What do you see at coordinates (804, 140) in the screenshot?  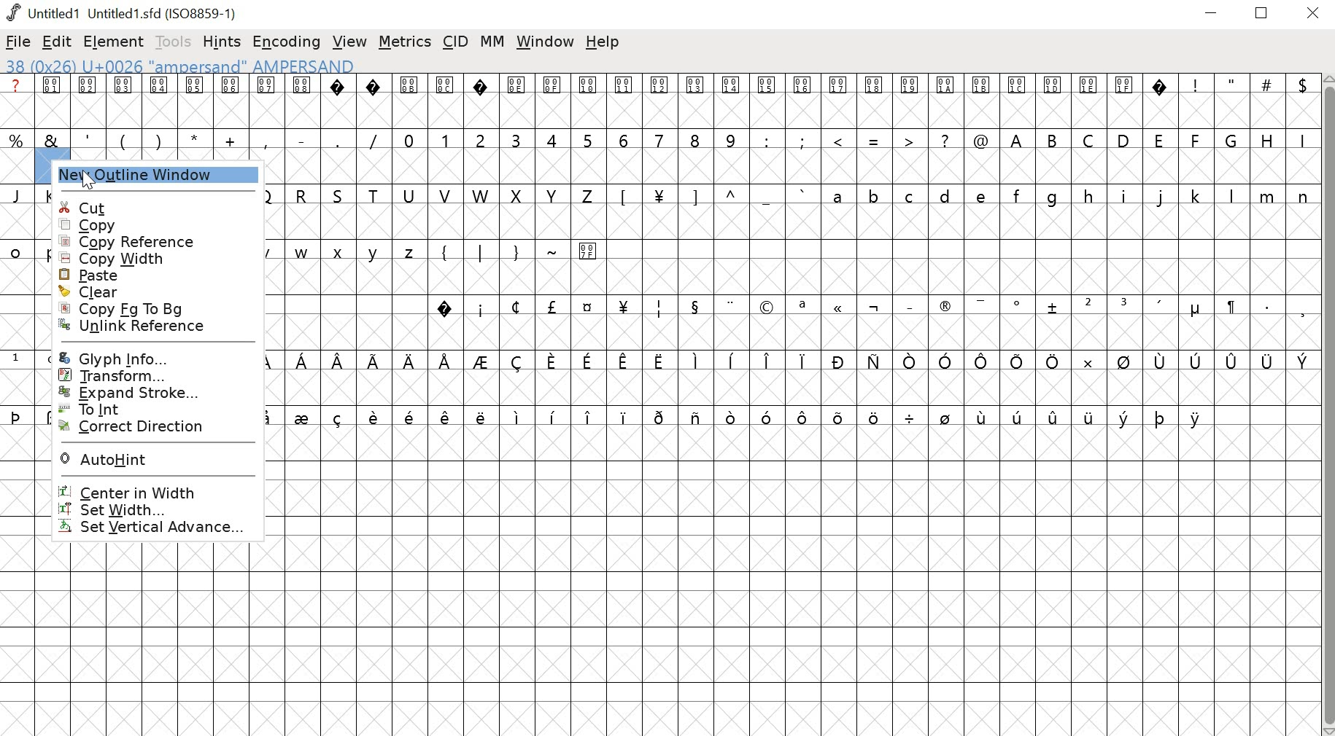 I see `;` at bounding box center [804, 140].